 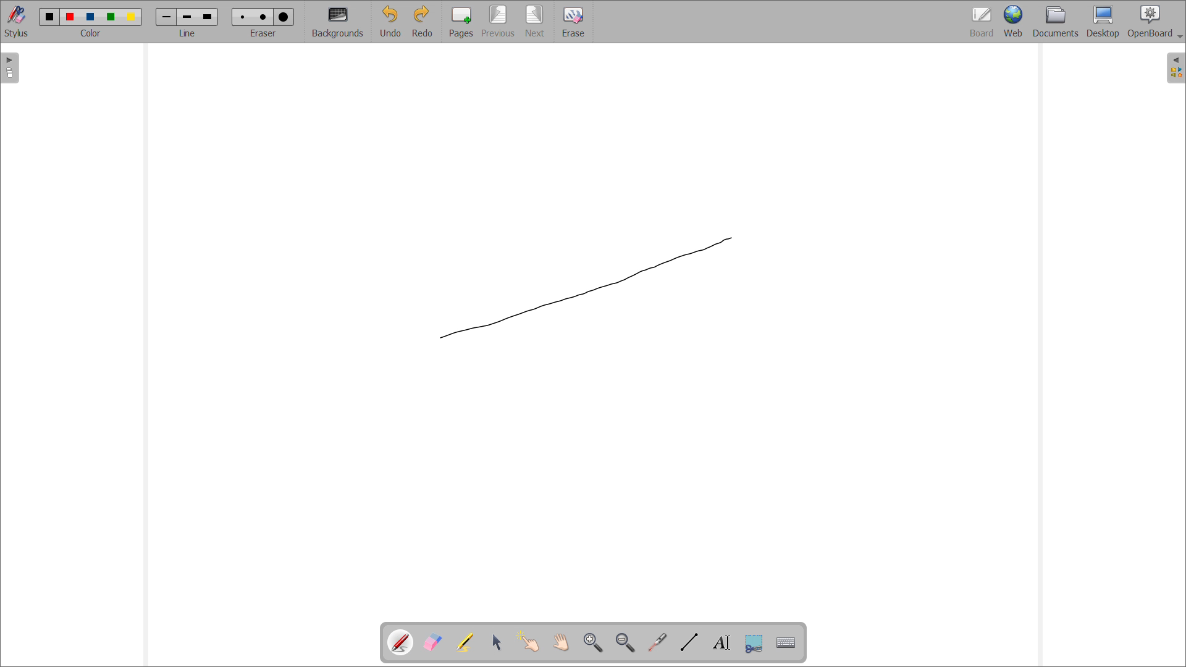 What do you see at coordinates (93, 17) in the screenshot?
I see `color` at bounding box center [93, 17].